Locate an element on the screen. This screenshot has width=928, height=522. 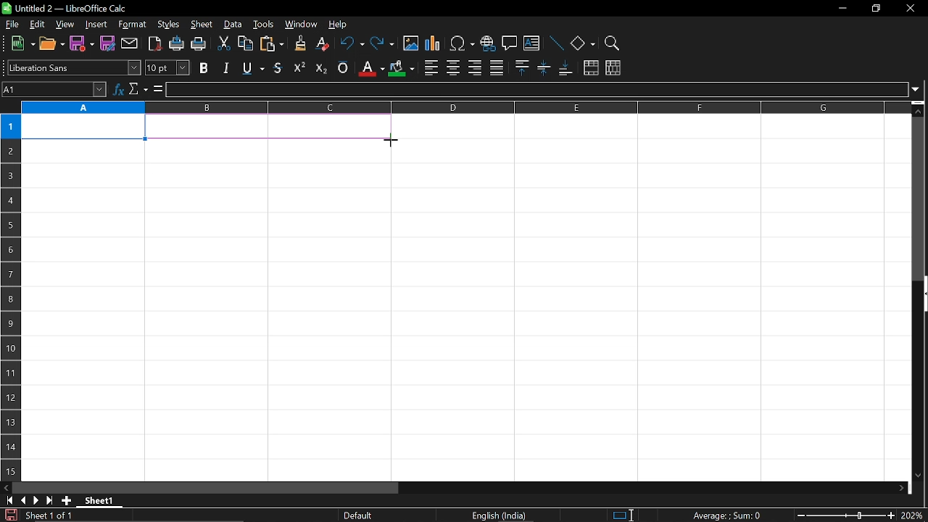
input line is located at coordinates (536, 90).